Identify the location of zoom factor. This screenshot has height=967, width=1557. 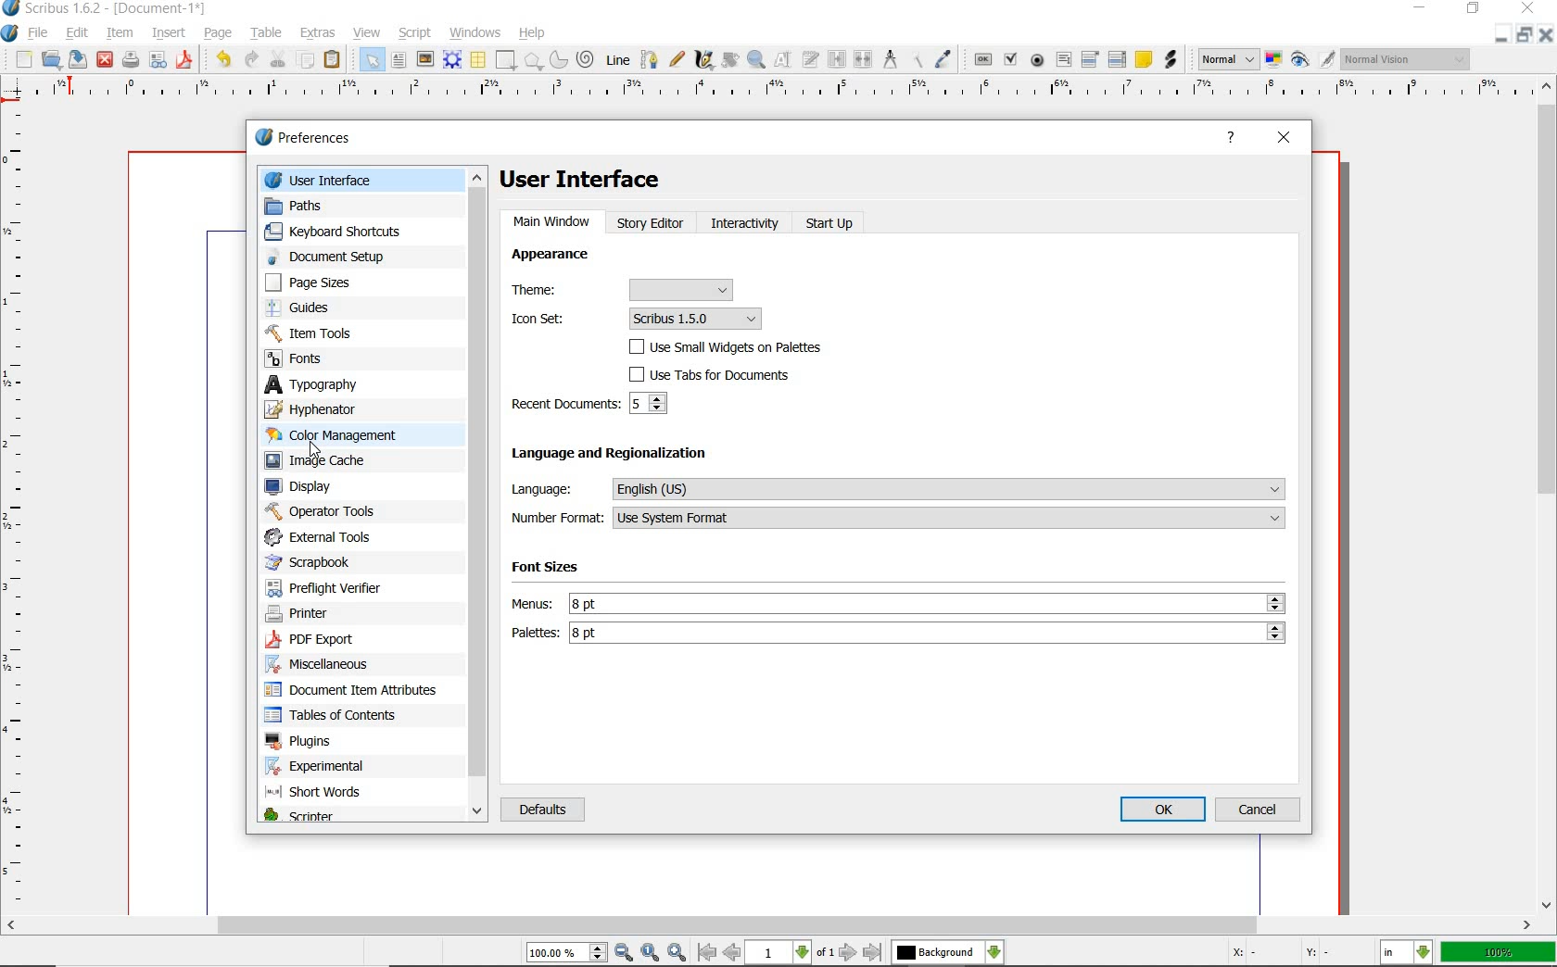
(1500, 952).